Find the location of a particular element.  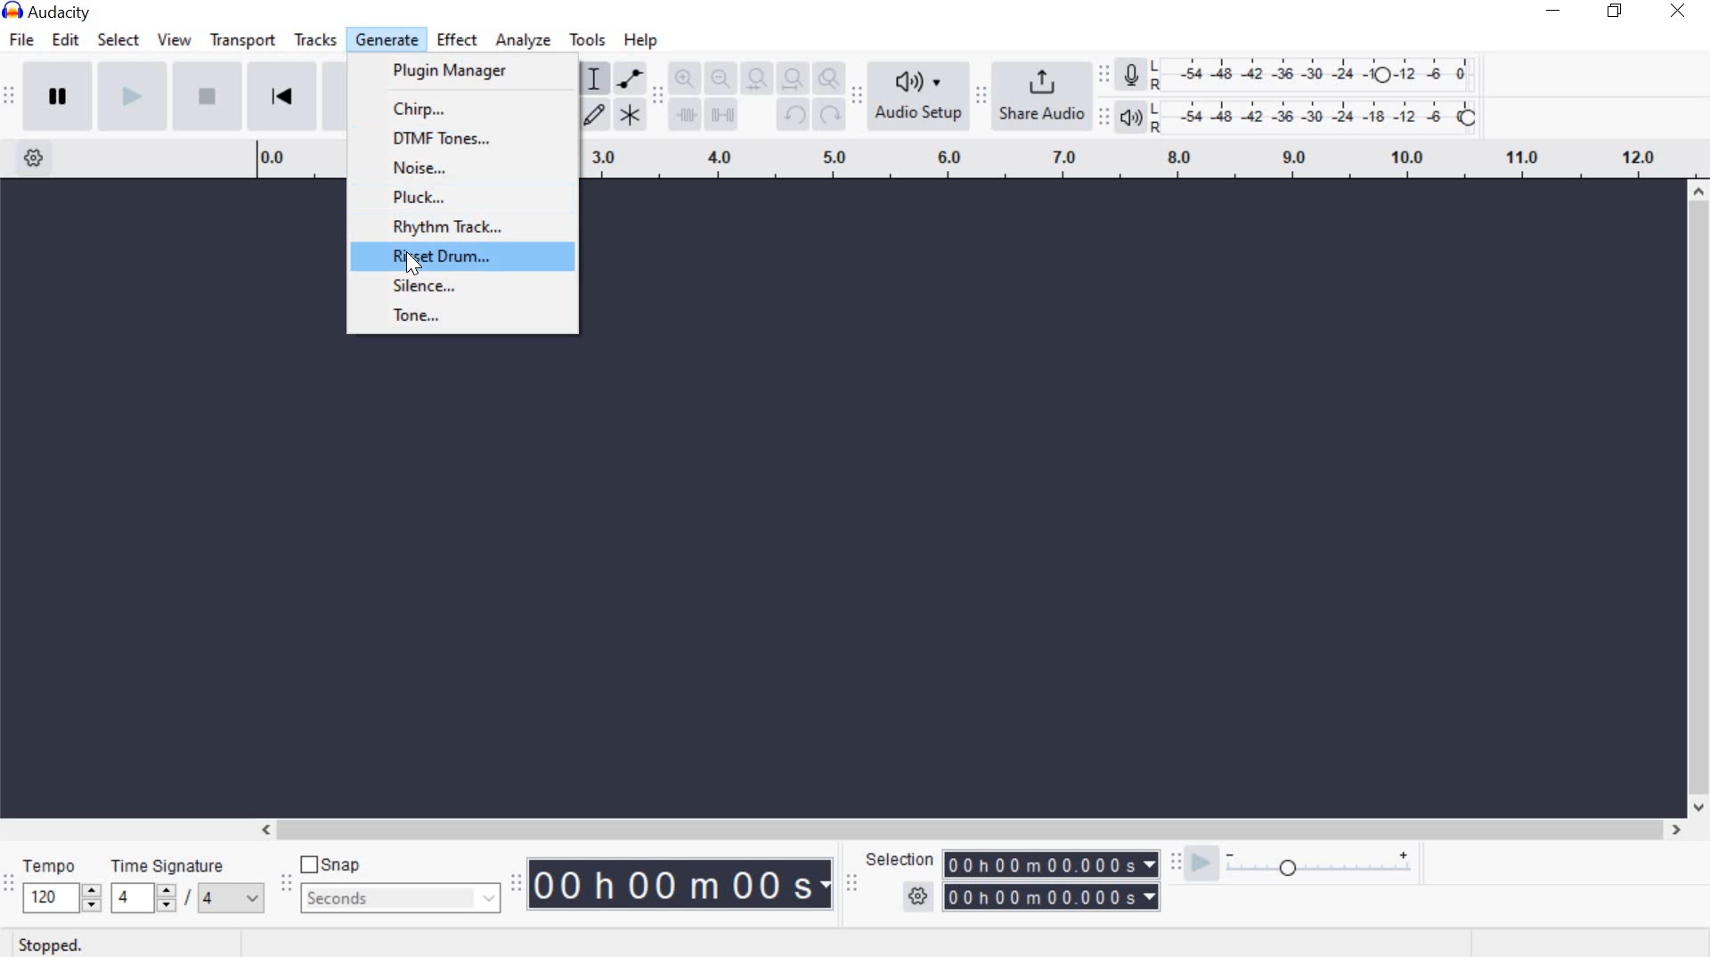

selection time is located at coordinates (1052, 879).